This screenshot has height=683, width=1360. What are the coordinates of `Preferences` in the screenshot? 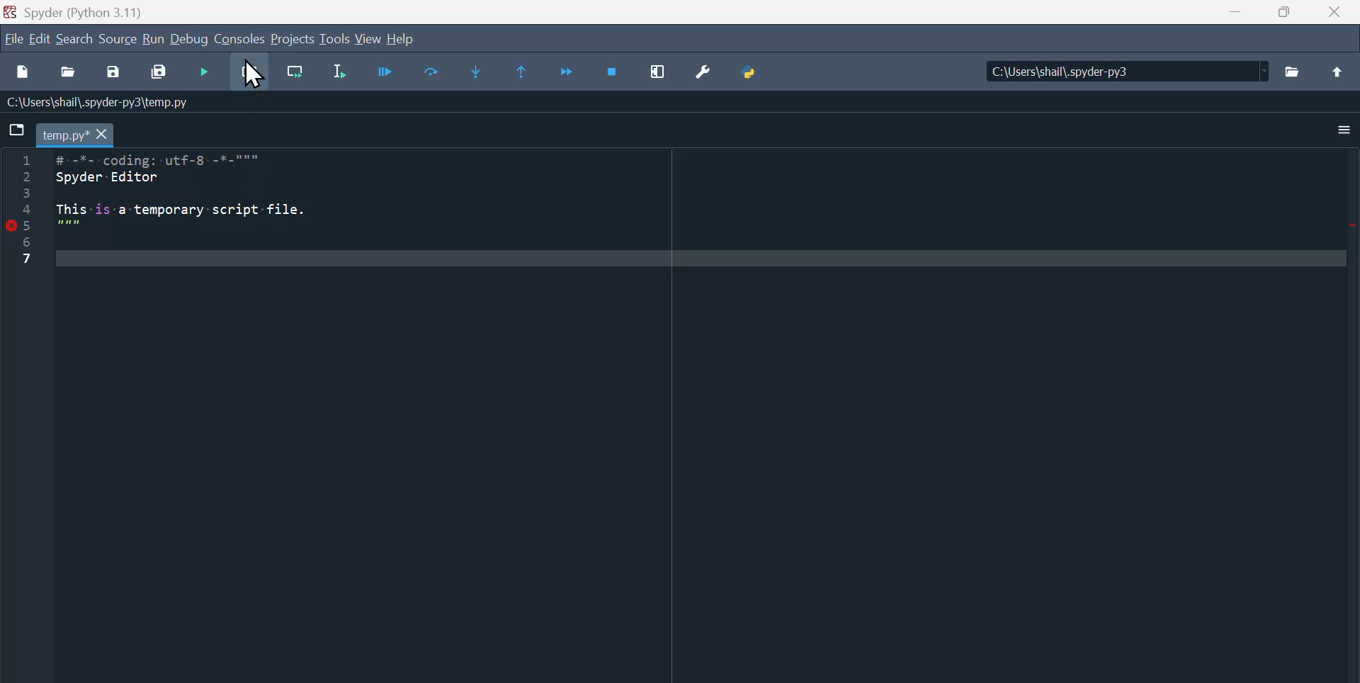 It's located at (706, 72).